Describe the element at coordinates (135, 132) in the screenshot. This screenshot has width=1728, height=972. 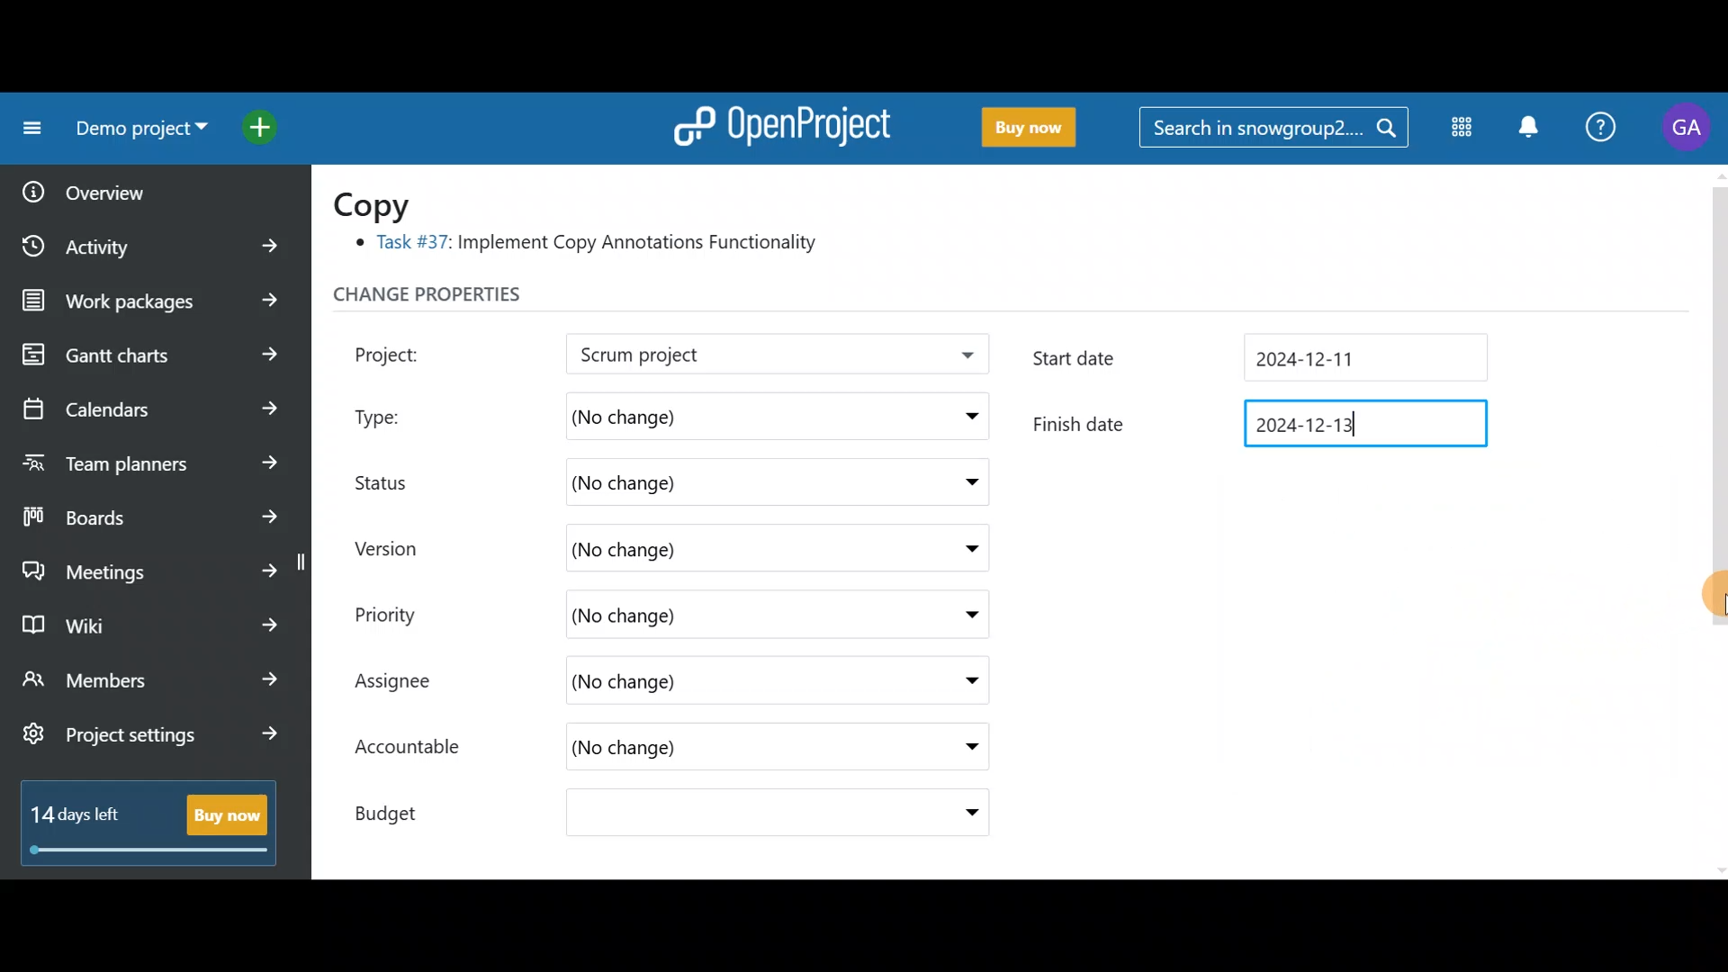
I see `Demo project` at that location.